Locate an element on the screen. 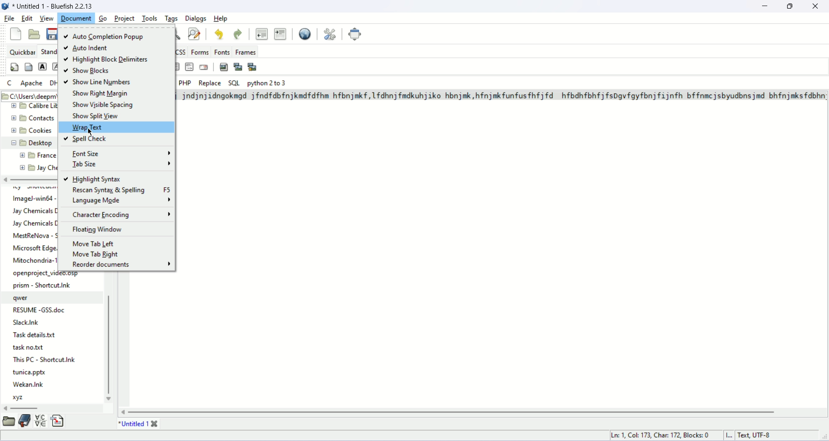 This screenshot has height=441, width=829. show line number is located at coordinates (98, 82).